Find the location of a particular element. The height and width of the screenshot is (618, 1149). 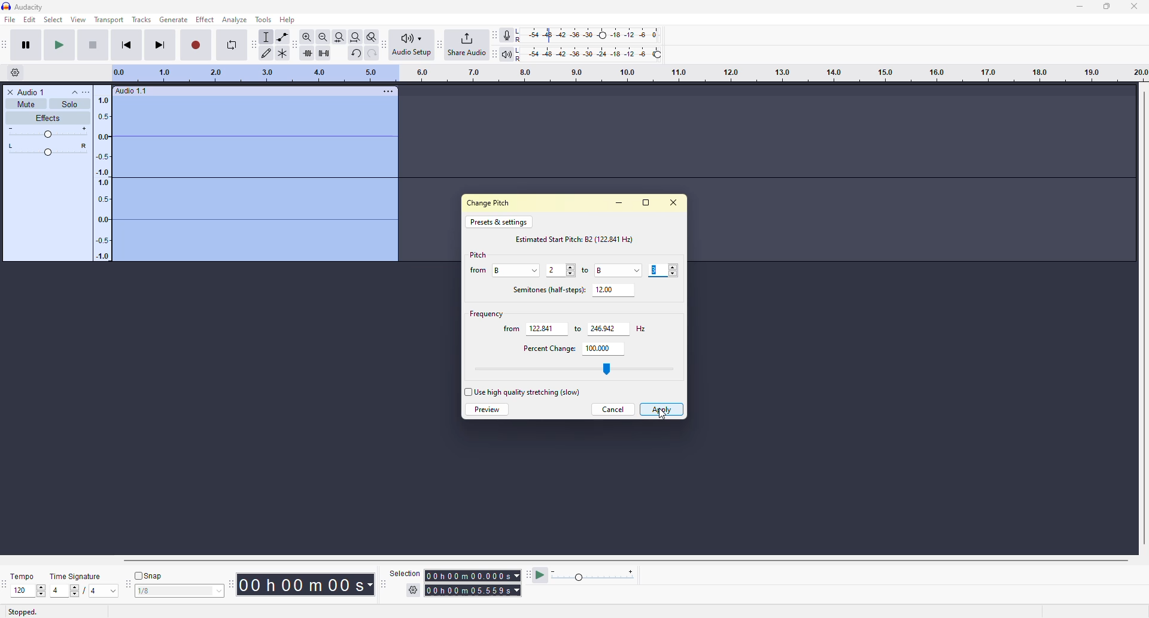

stopped is located at coordinates (22, 611).